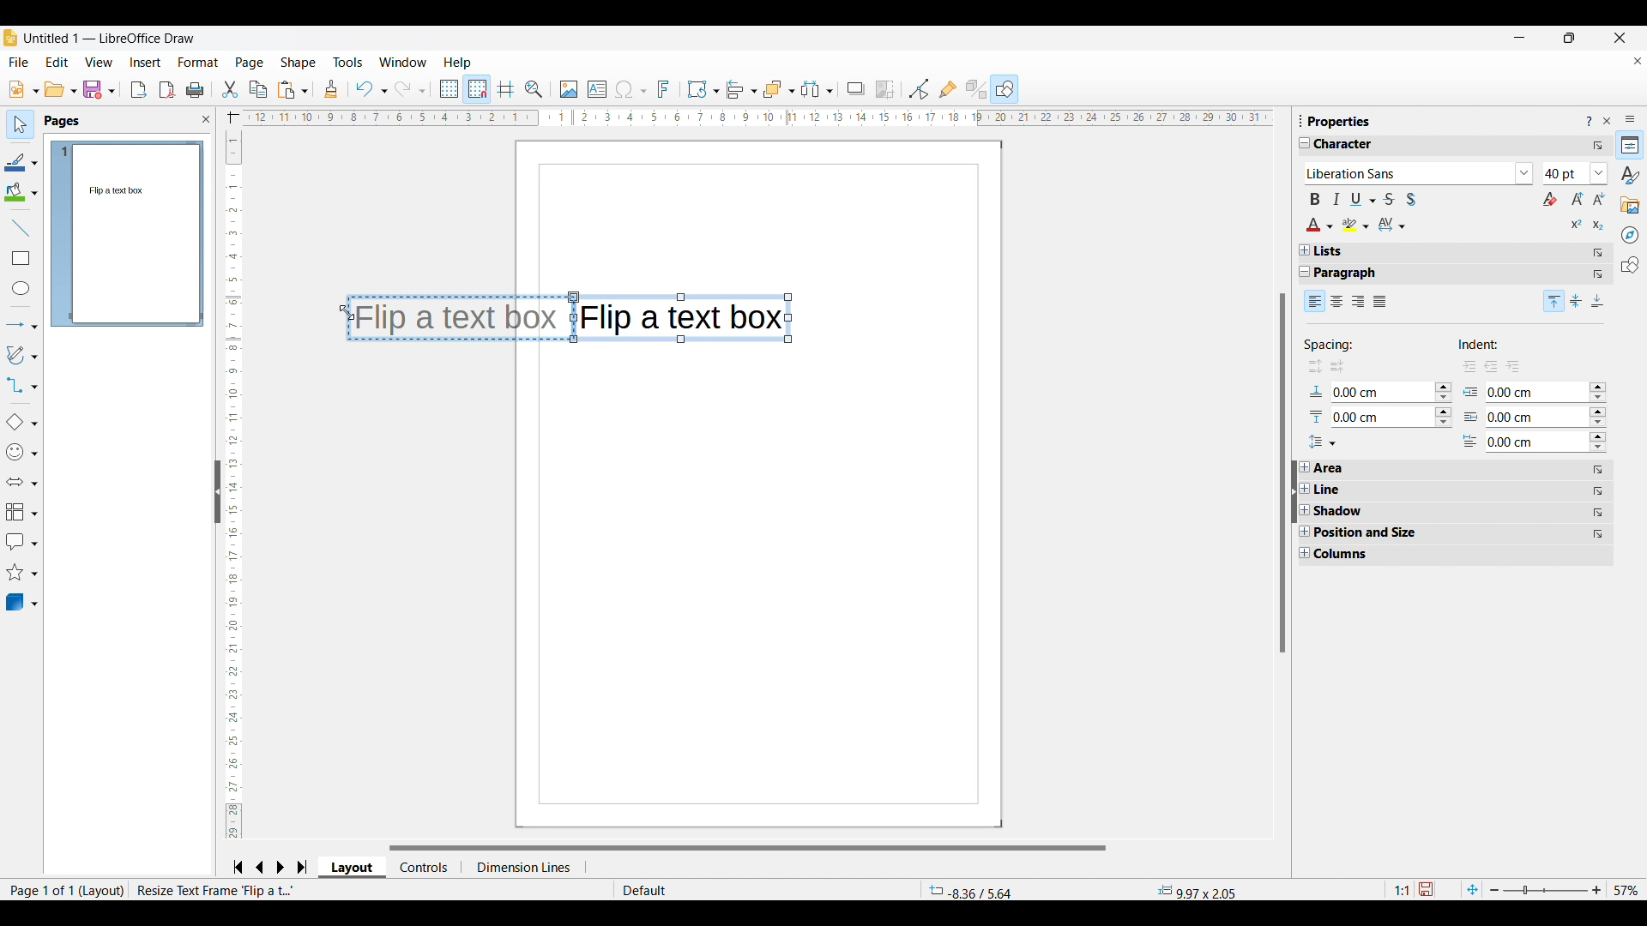 This screenshot has height=926, width=1647. What do you see at coordinates (1379, 390) in the screenshot?
I see `0.00 cm` at bounding box center [1379, 390].